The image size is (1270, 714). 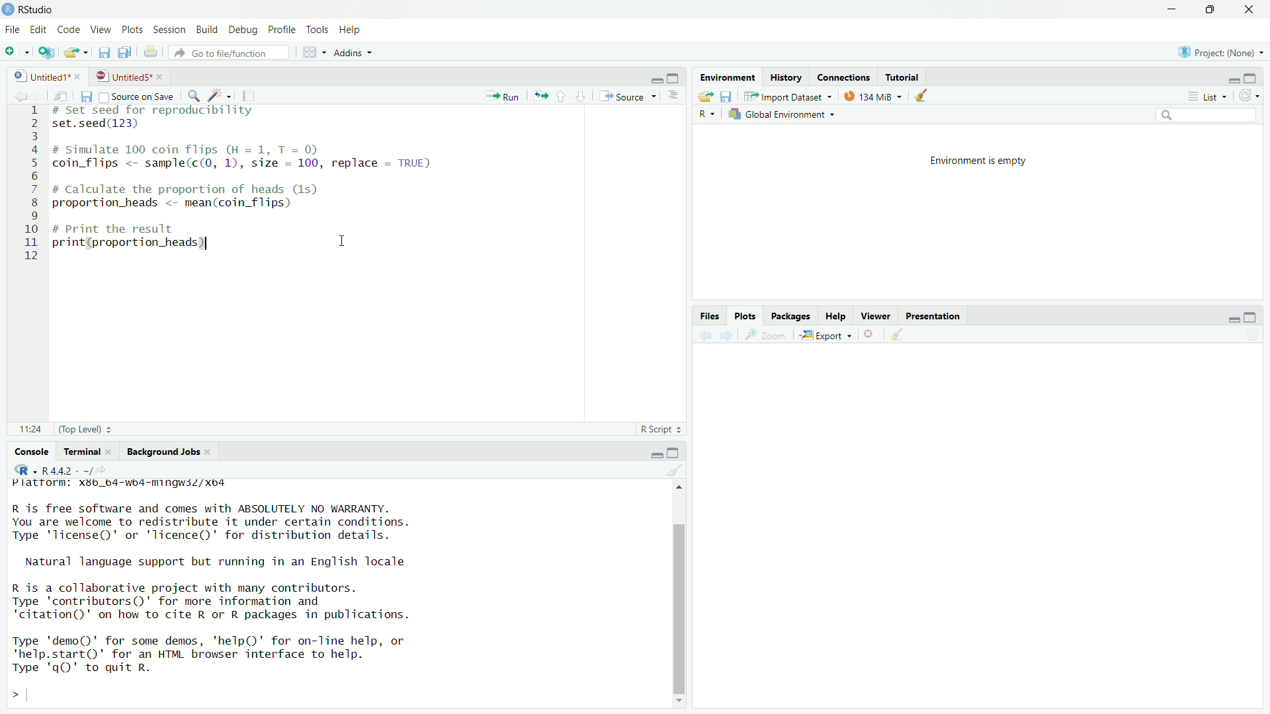 What do you see at coordinates (582, 97) in the screenshot?
I see `go to next section/chunk` at bounding box center [582, 97].